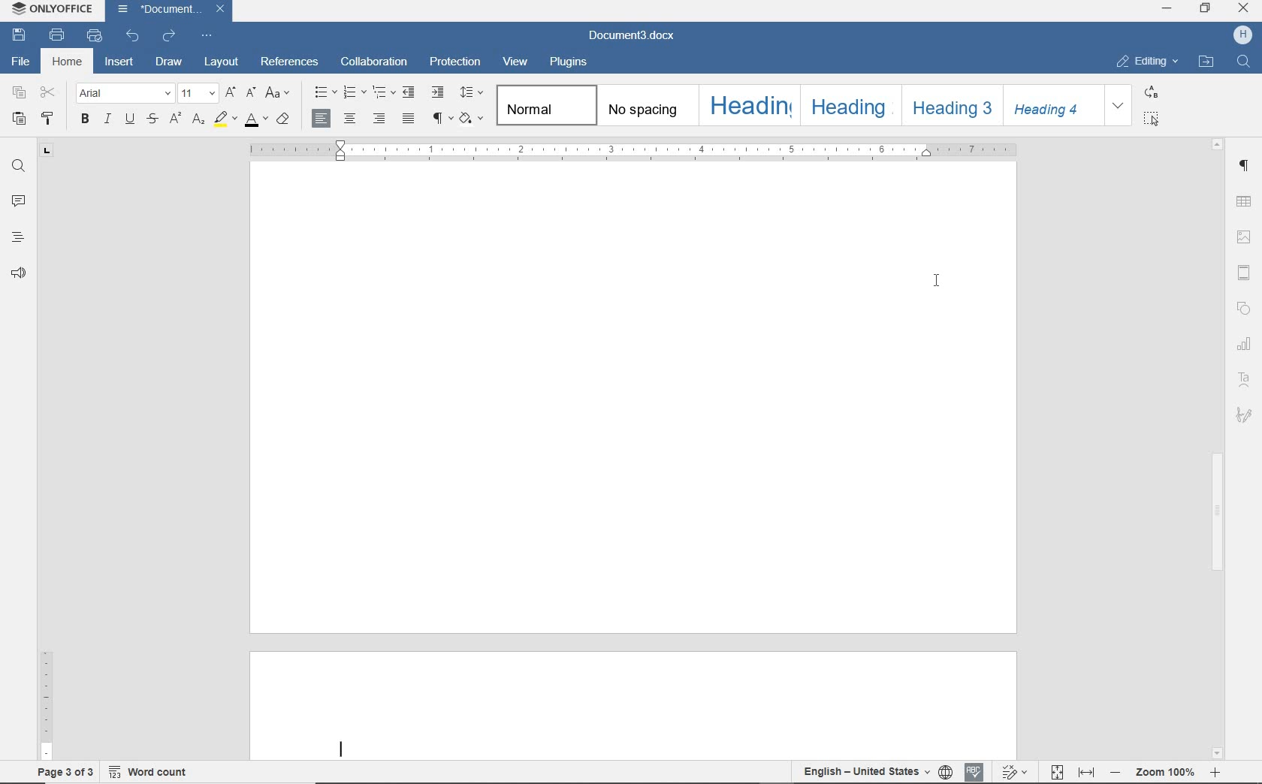 The image size is (1262, 784). What do you see at coordinates (1158, 119) in the screenshot?
I see `SELECT ALL` at bounding box center [1158, 119].